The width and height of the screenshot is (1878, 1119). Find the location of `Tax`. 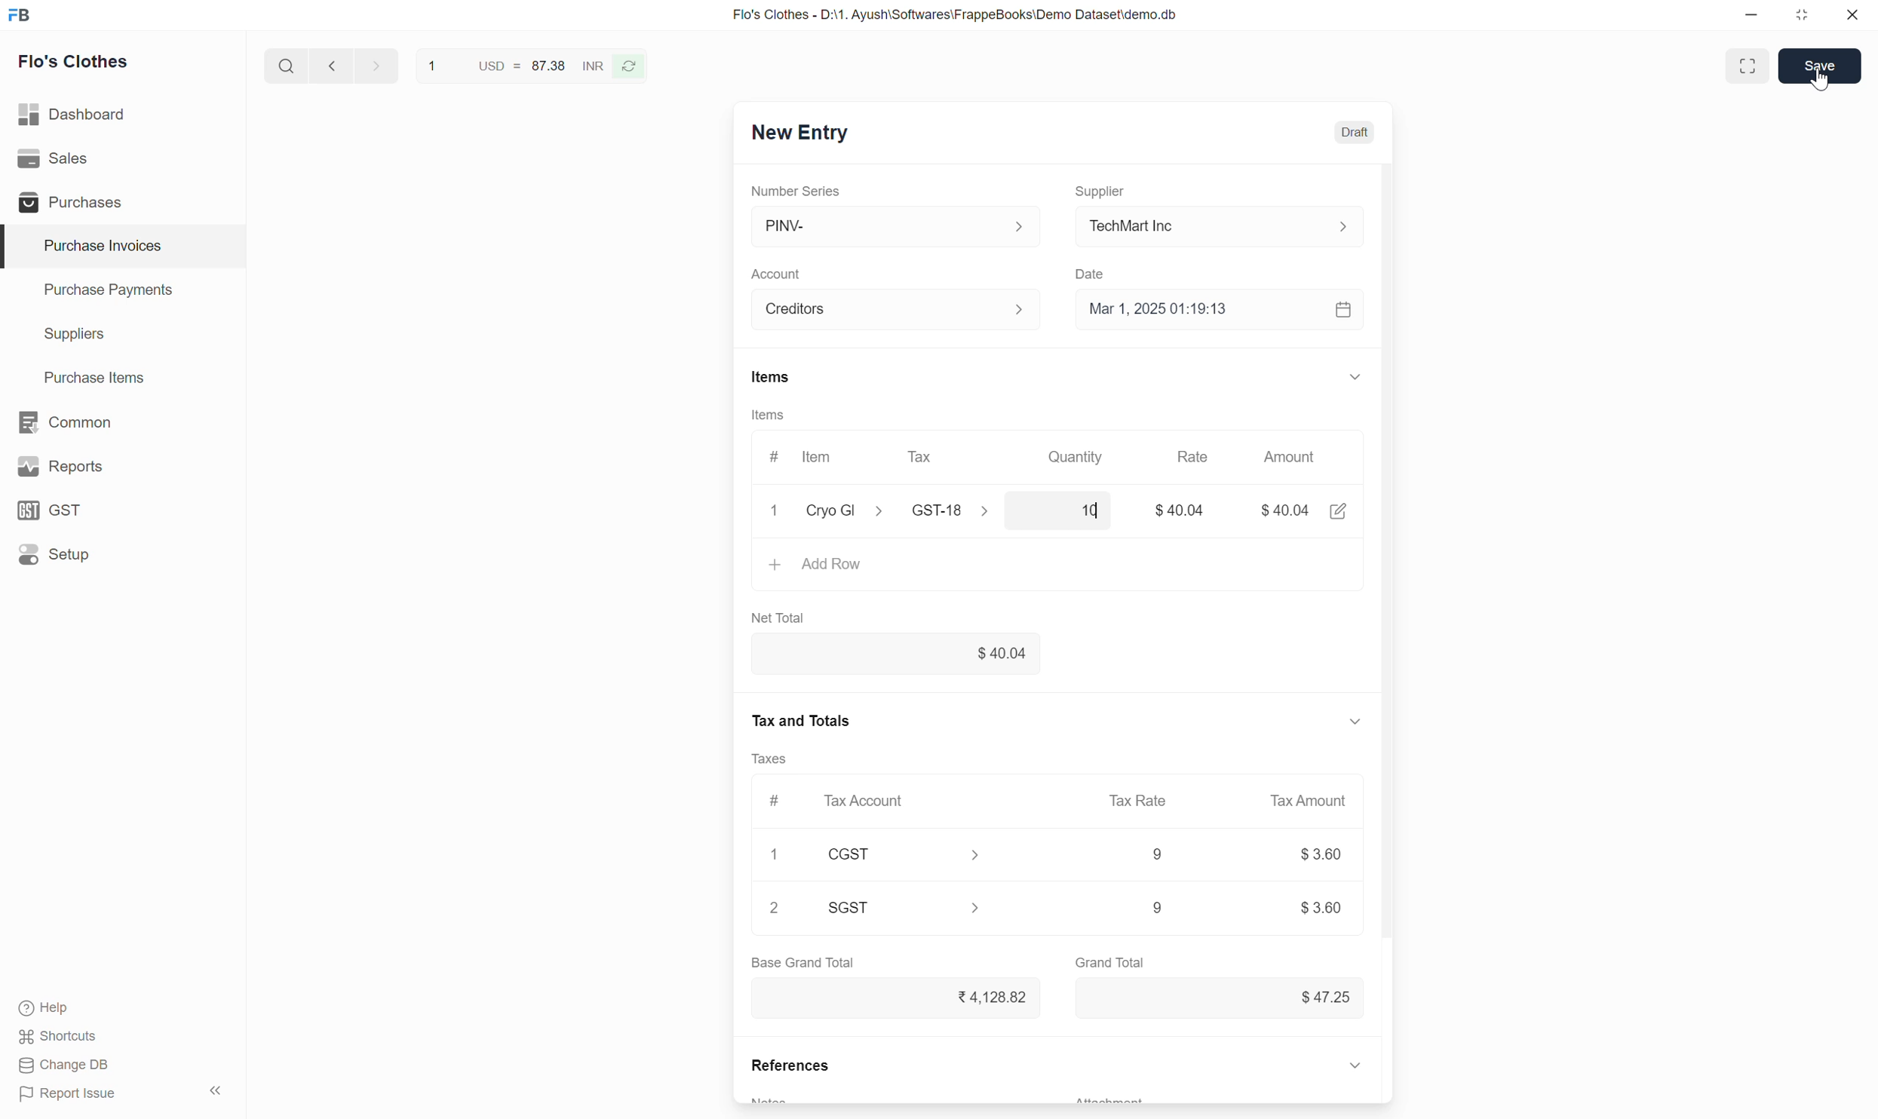

Tax is located at coordinates (924, 456).